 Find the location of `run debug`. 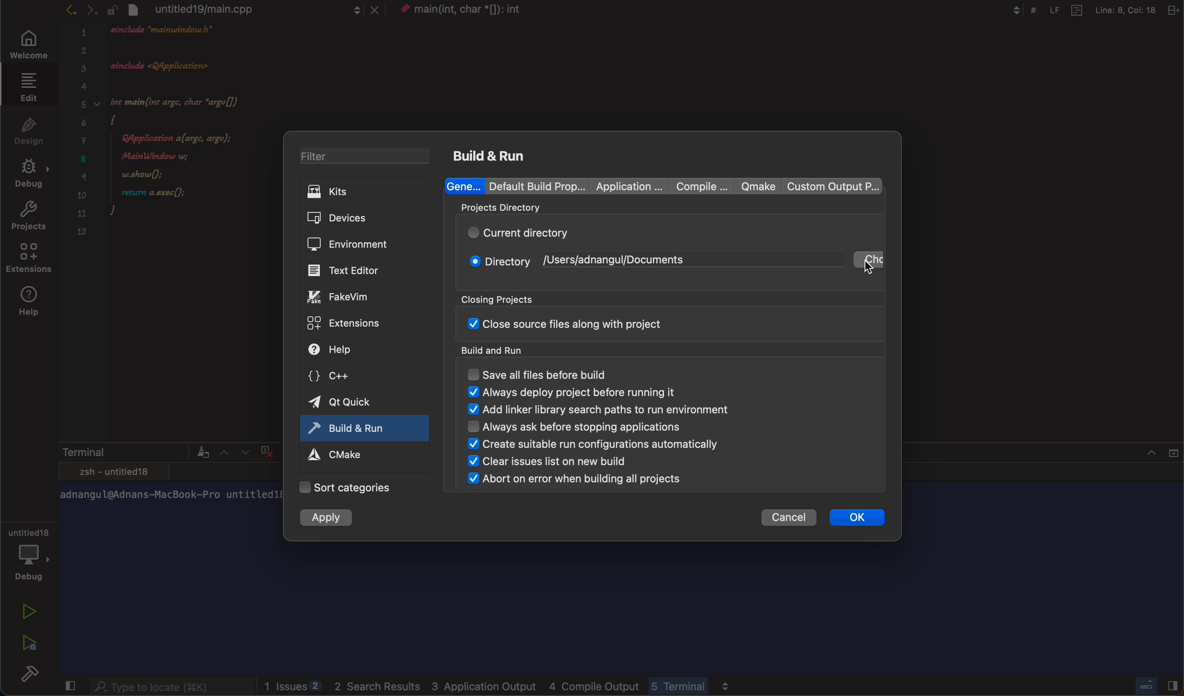

run debug is located at coordinates (28, 640).